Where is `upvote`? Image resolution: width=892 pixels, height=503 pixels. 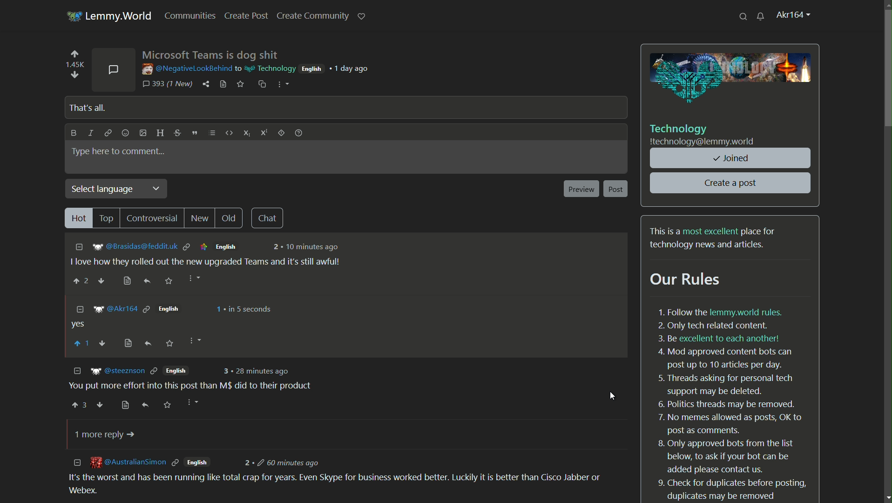
upvote is located at coordinates (80, 281).